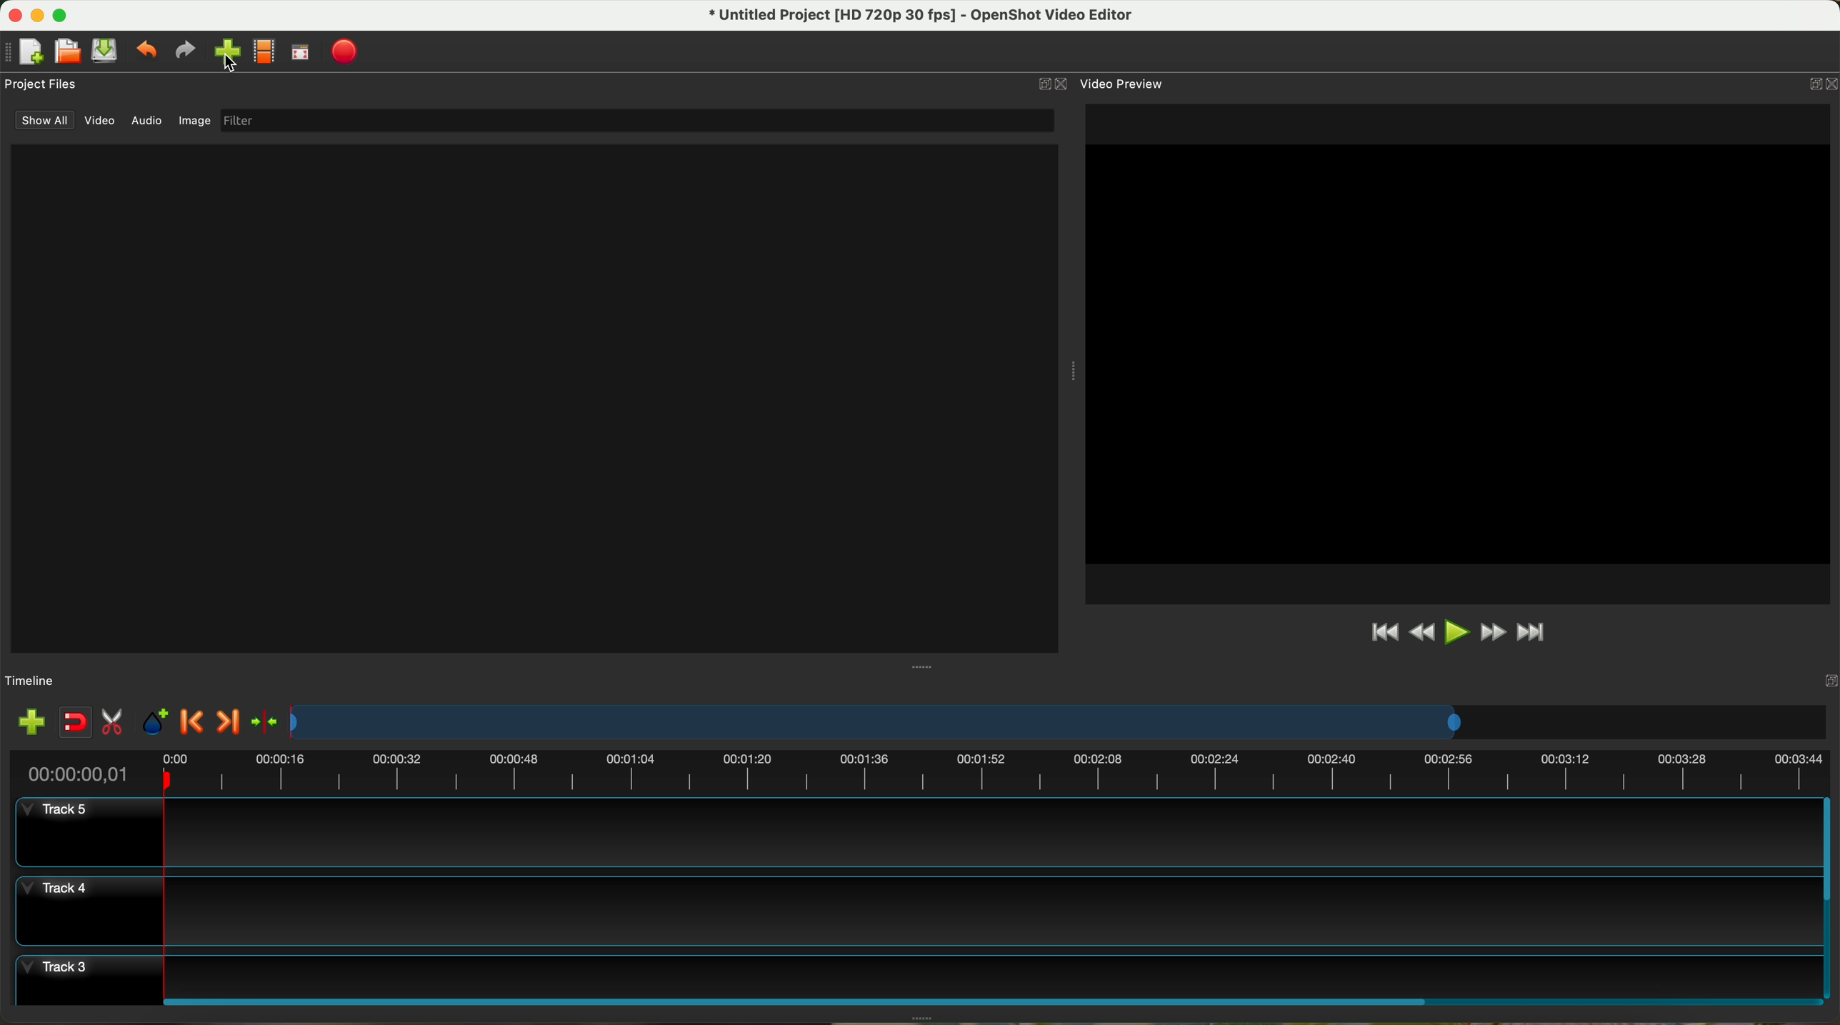 The width and height of the screenshot is (1840, 1025). I want to click on add mark, so click(155, 722).